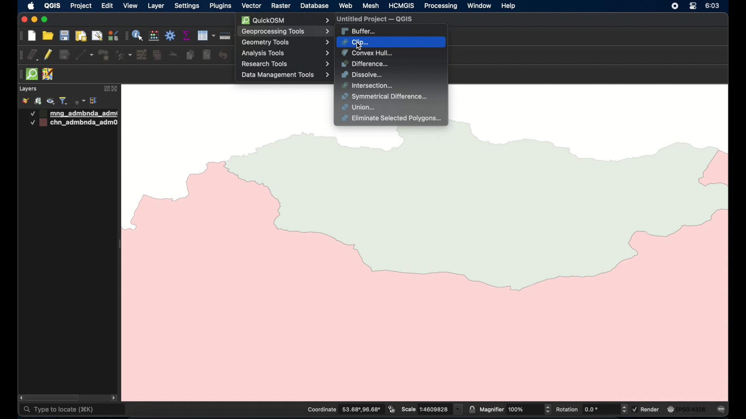 The width and height of the screenshot is (746, 419). I want to click on geometry tools, so click(286, 43).